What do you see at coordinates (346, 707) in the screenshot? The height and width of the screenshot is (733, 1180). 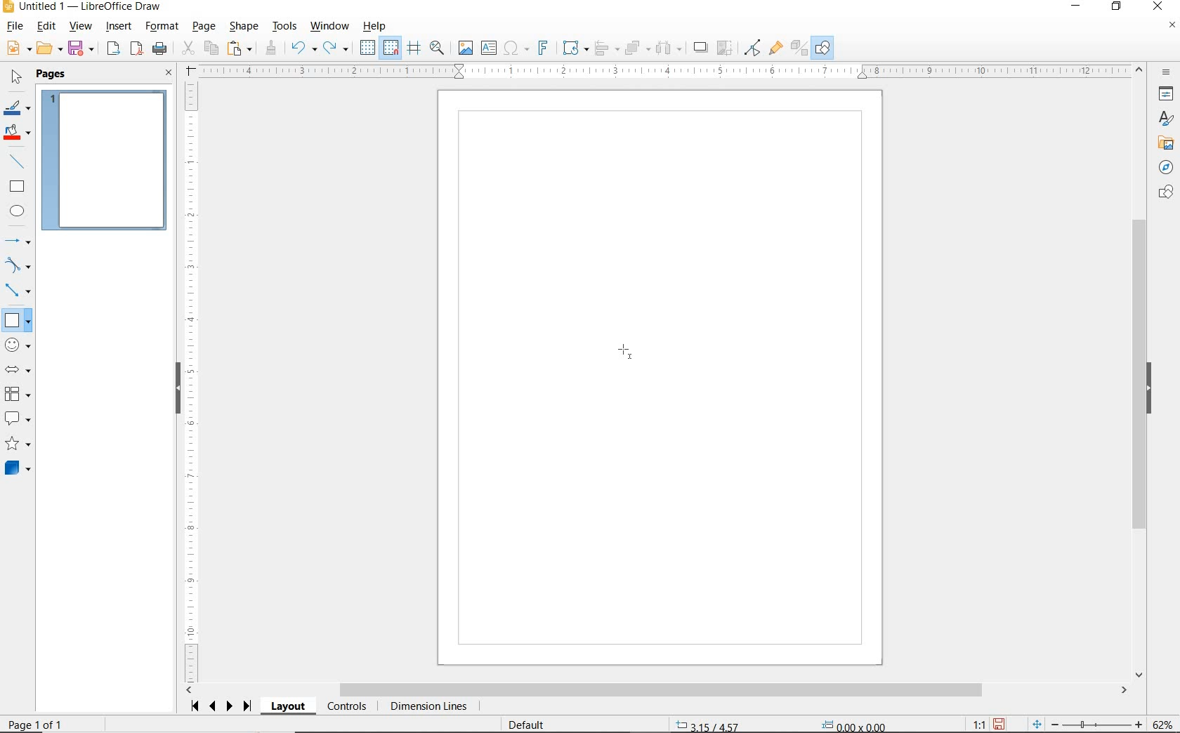 I see `CONTROLS` at bounding box center [346, 707].